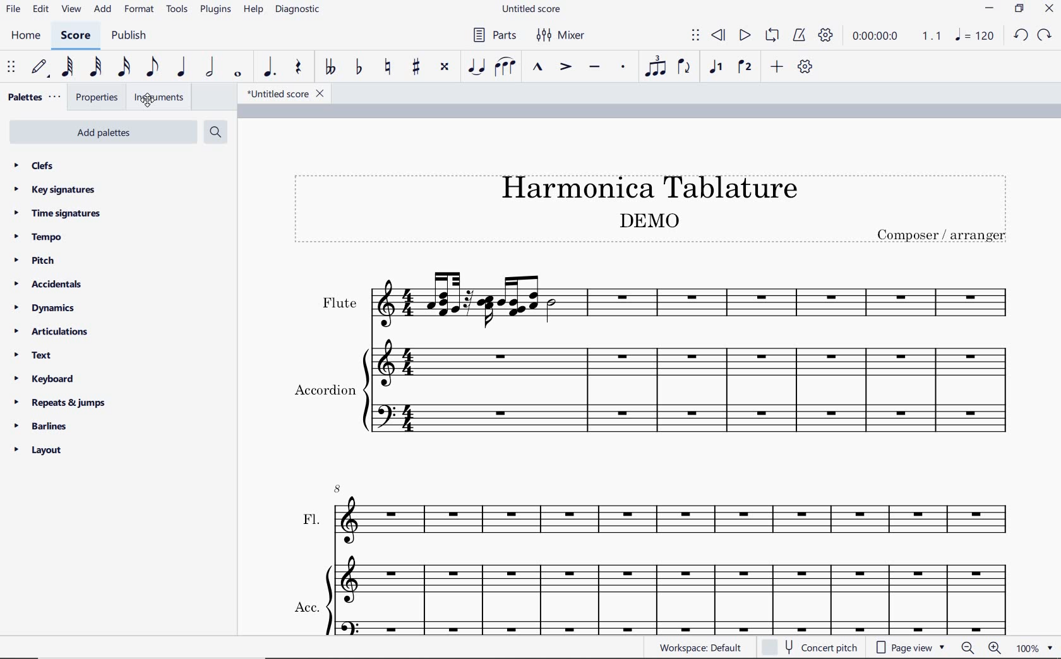  What do you see at coordinates (1045, 35) in the screenshot?
I see `REDO` at bounding box center [1045, 35].